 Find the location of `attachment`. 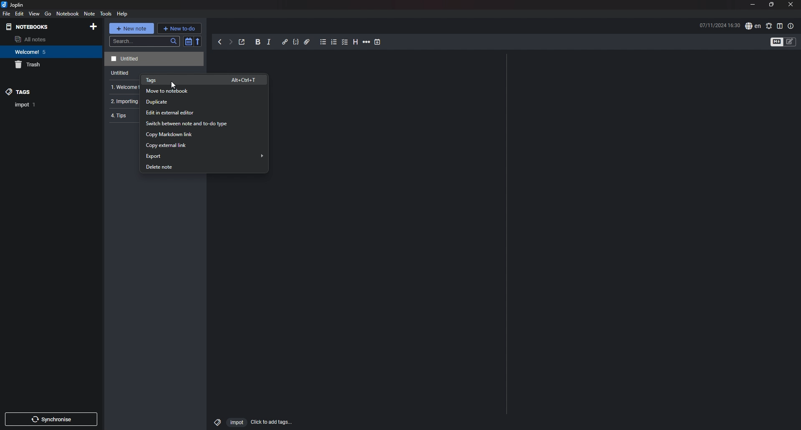

attachment is located at coordinates (307, 42).